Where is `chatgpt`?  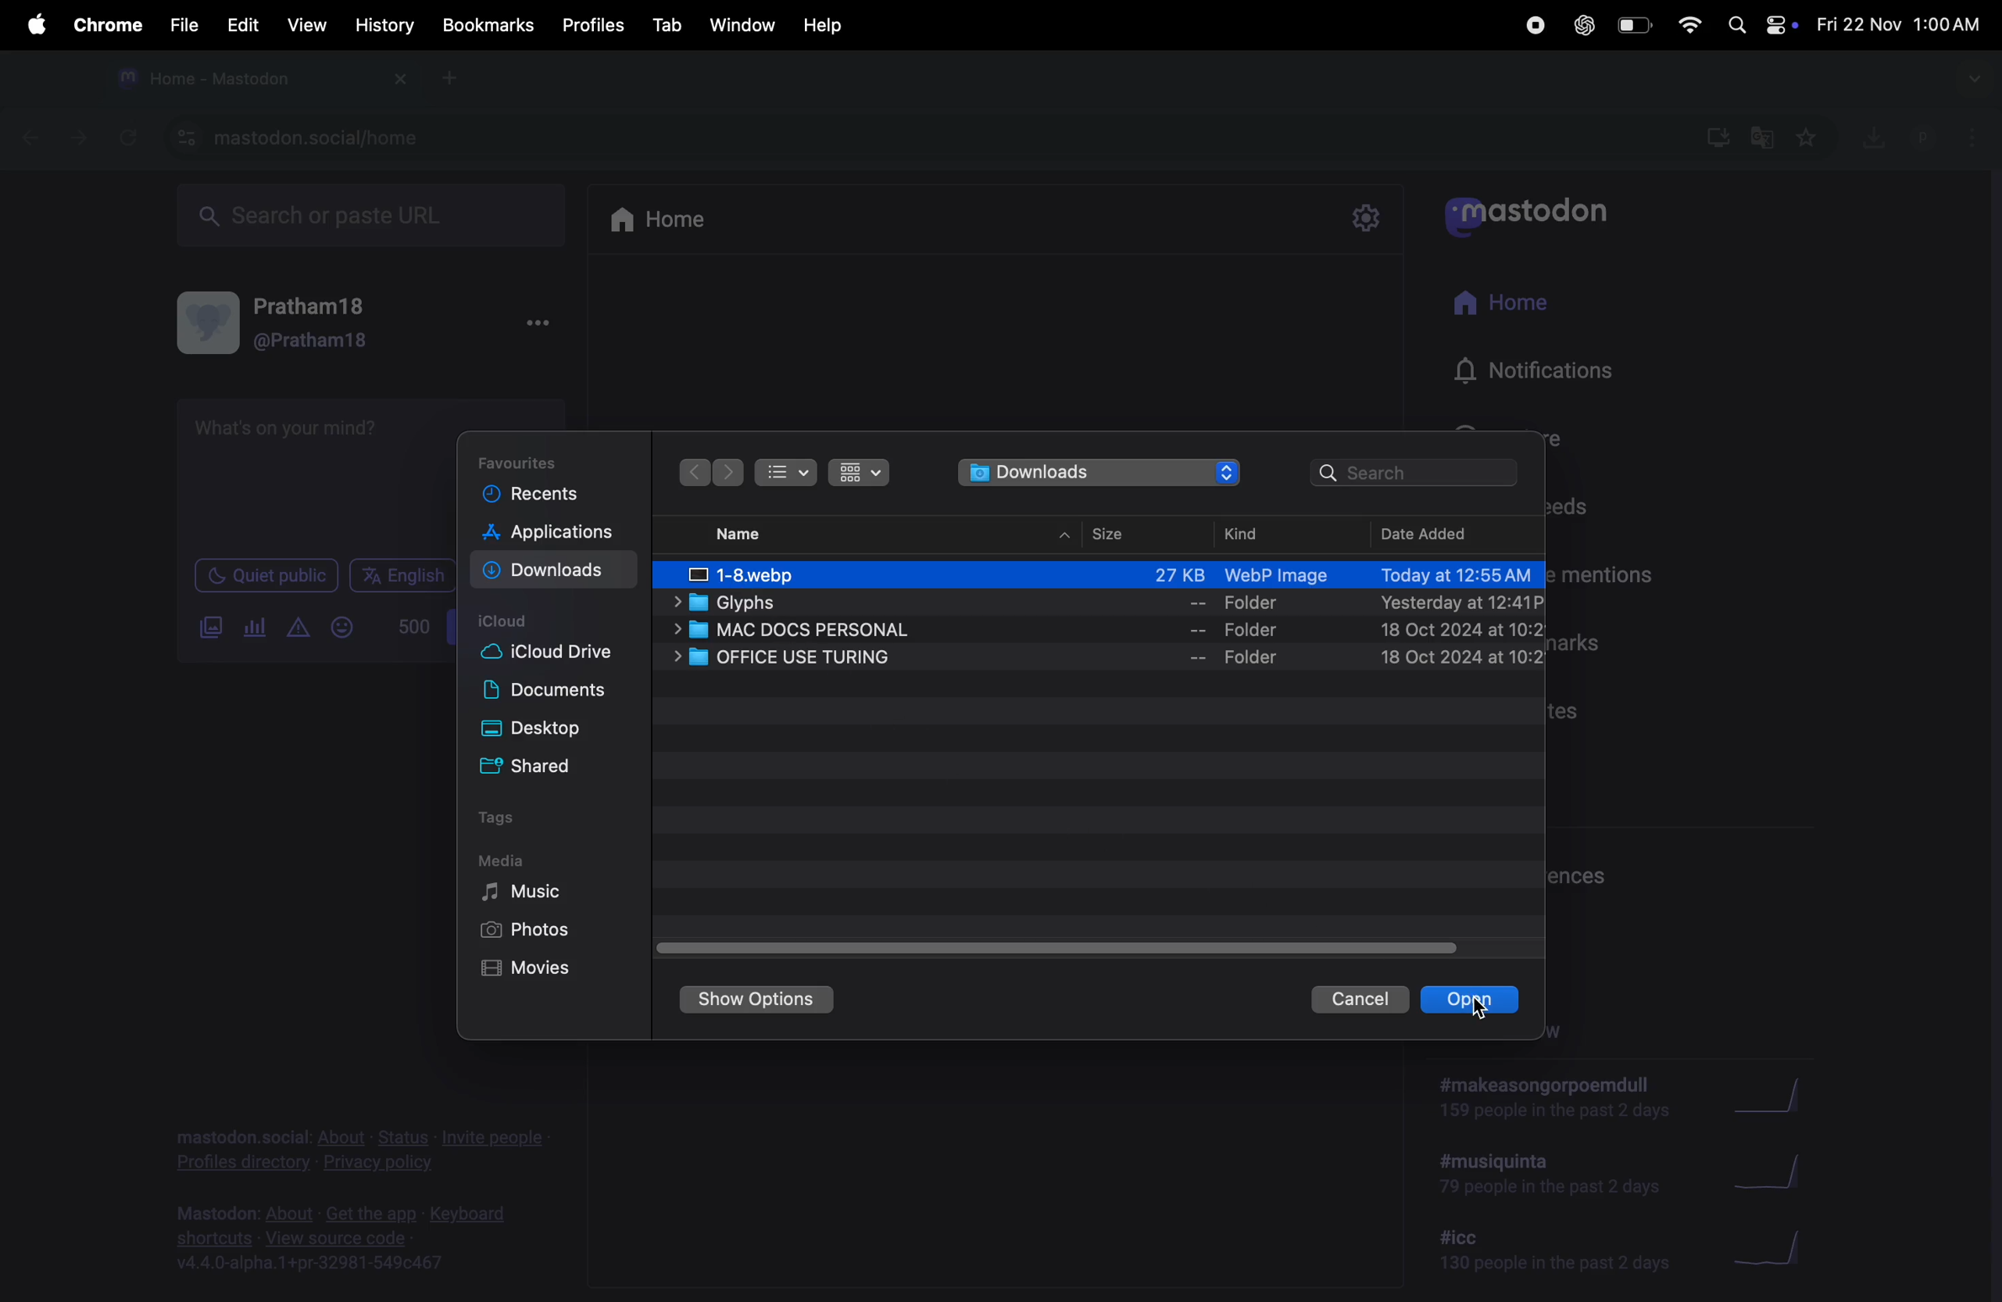
chatgpt is located at coordinates (1583, 24).